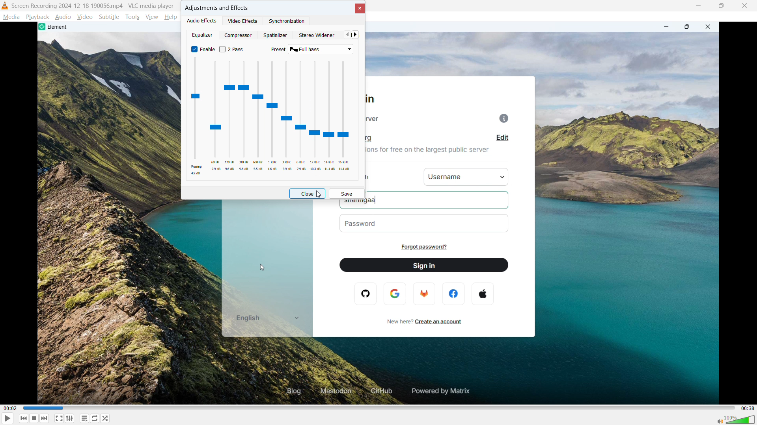 The width and height of the screenshot is (757, 425). What do you see at coordinates (62, 418) in the screenshot?
I see `Full screen ` at bounding box center [62, 418].